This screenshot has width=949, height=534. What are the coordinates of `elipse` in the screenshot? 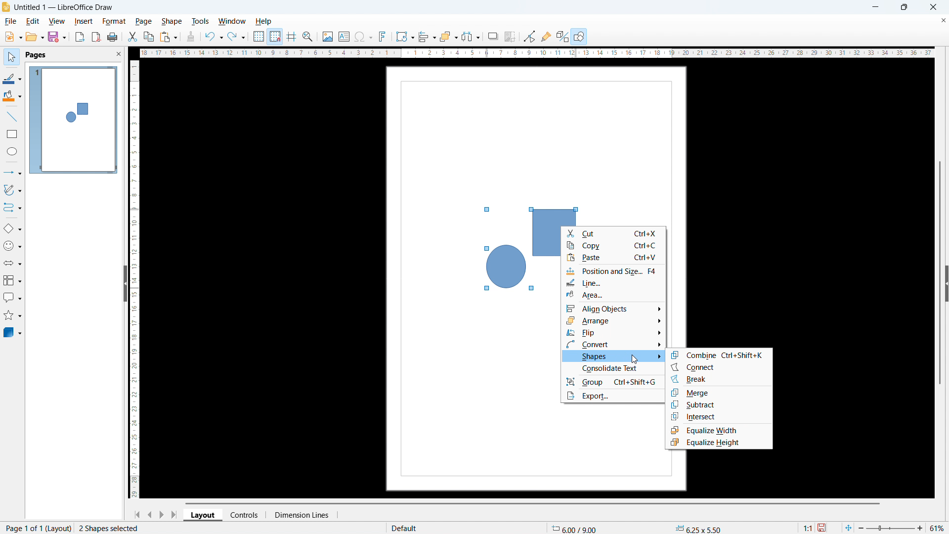 It's located at (13, 151).